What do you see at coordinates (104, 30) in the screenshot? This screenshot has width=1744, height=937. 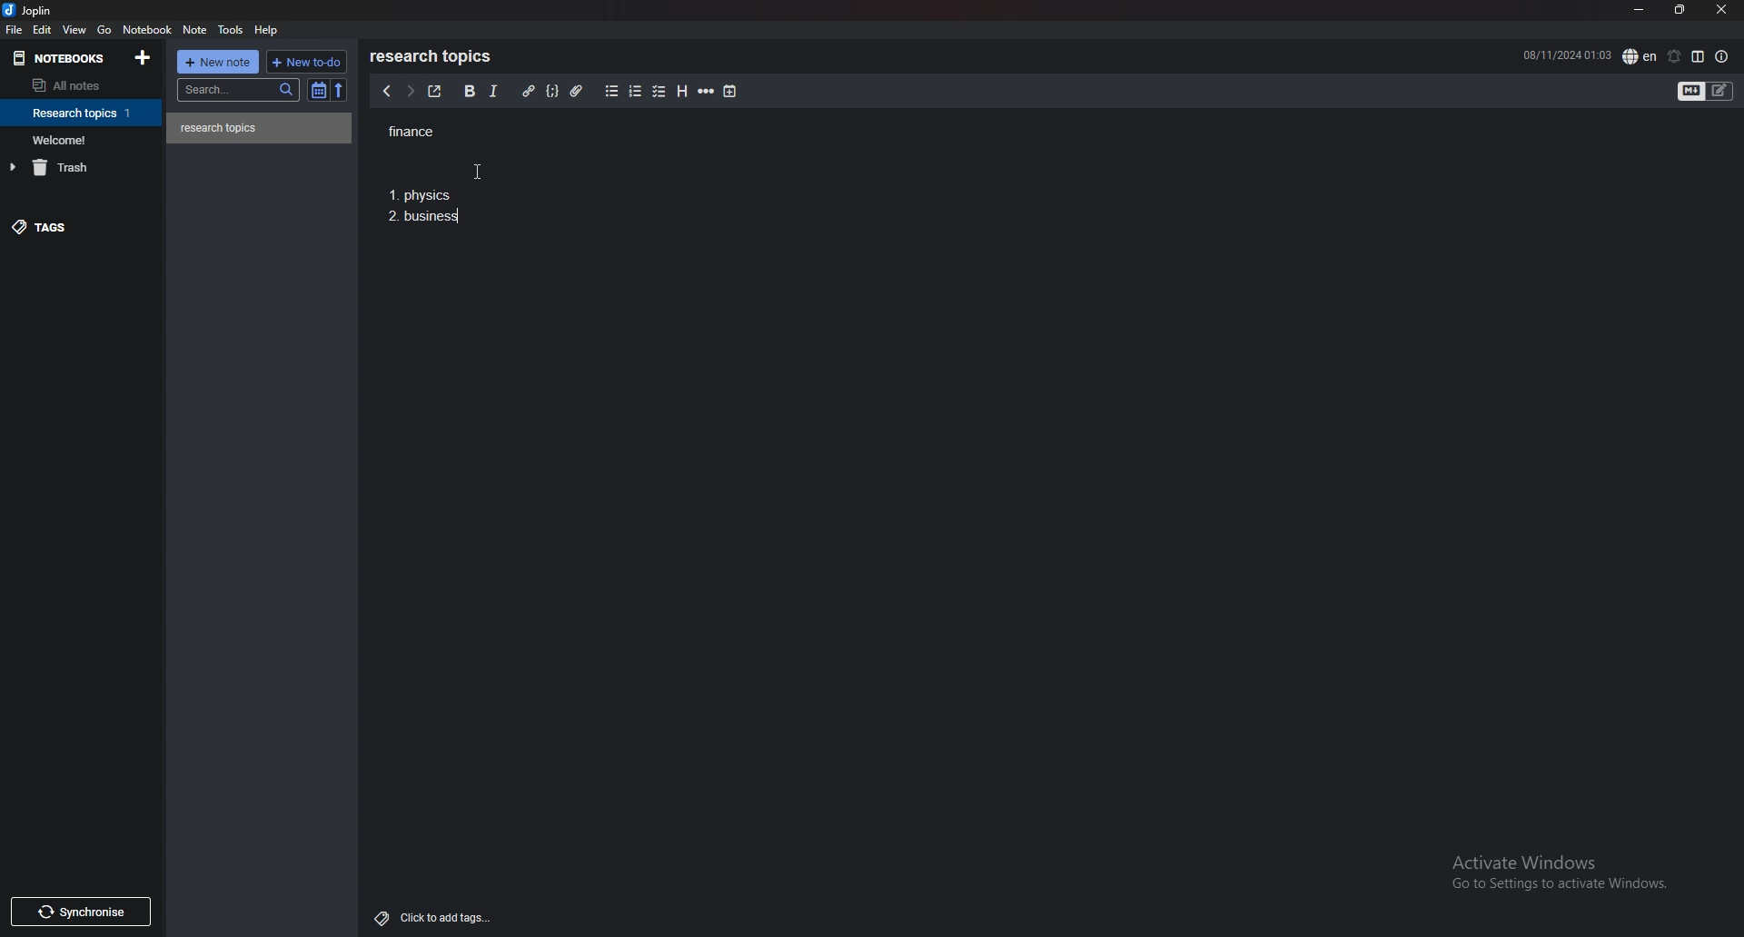 I see `go` at bounding box center [104, 30].